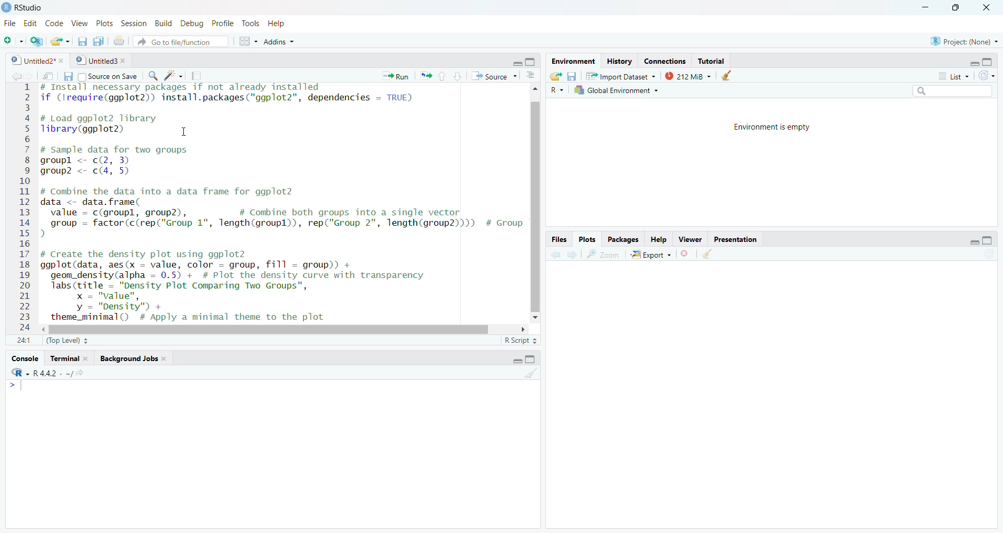  What do you see at coordinates (620, 239) in the screenshot?
I see `packages` at bounding box center [620, 239].